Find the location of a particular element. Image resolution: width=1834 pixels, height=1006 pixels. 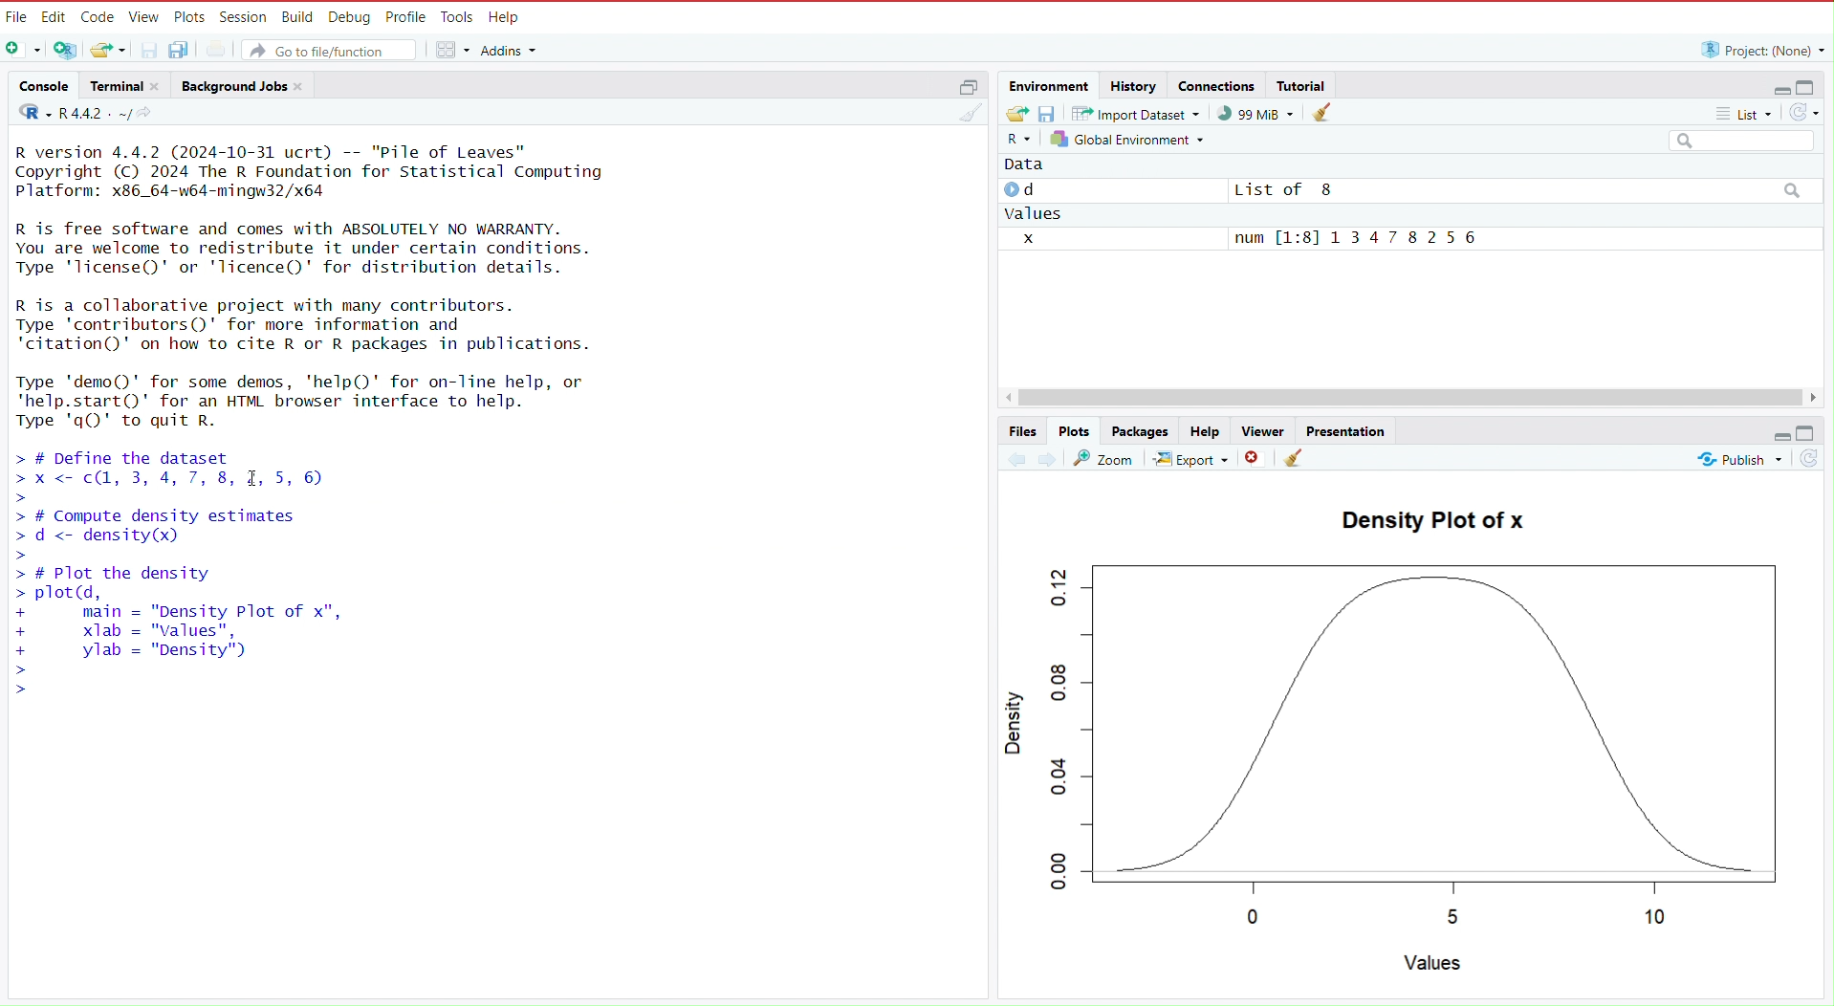

list is located at coordinates (1749, 116).